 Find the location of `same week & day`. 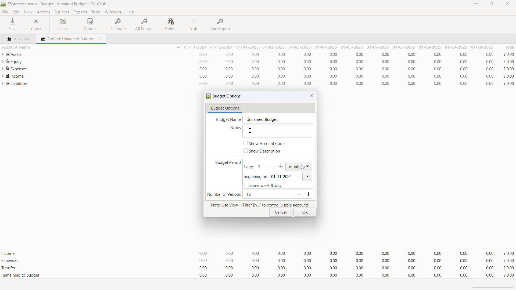

same week & day is located at coordinates (263, 185).